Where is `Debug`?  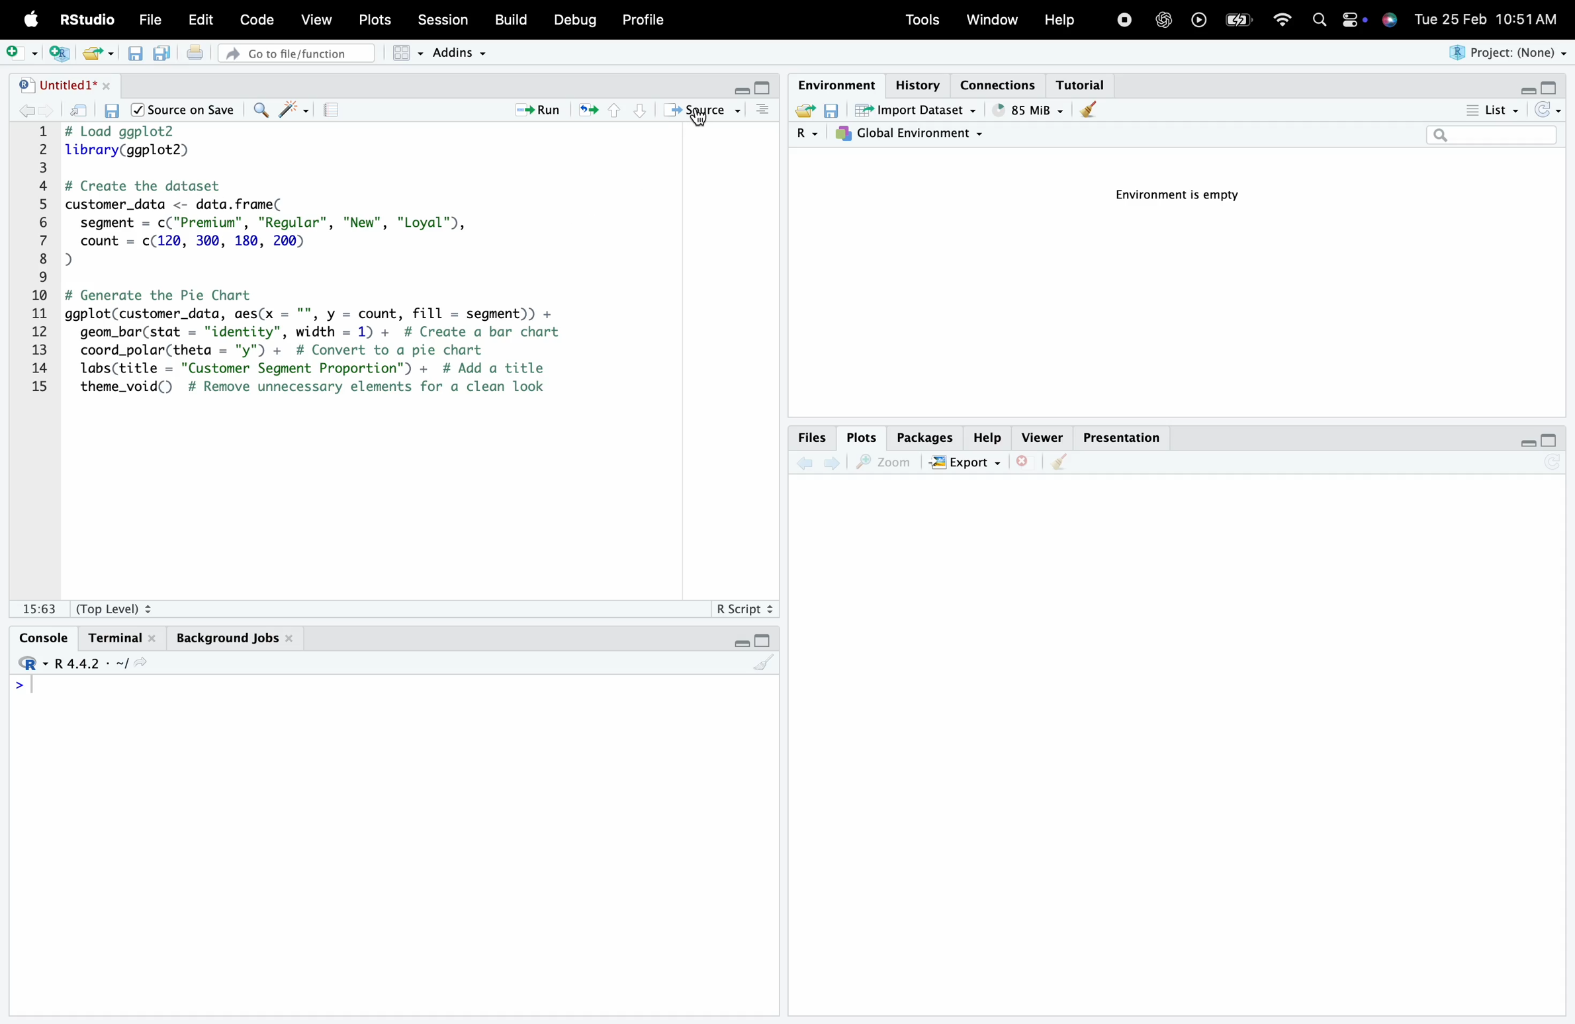
Debug is located at coordinates (574, 21).